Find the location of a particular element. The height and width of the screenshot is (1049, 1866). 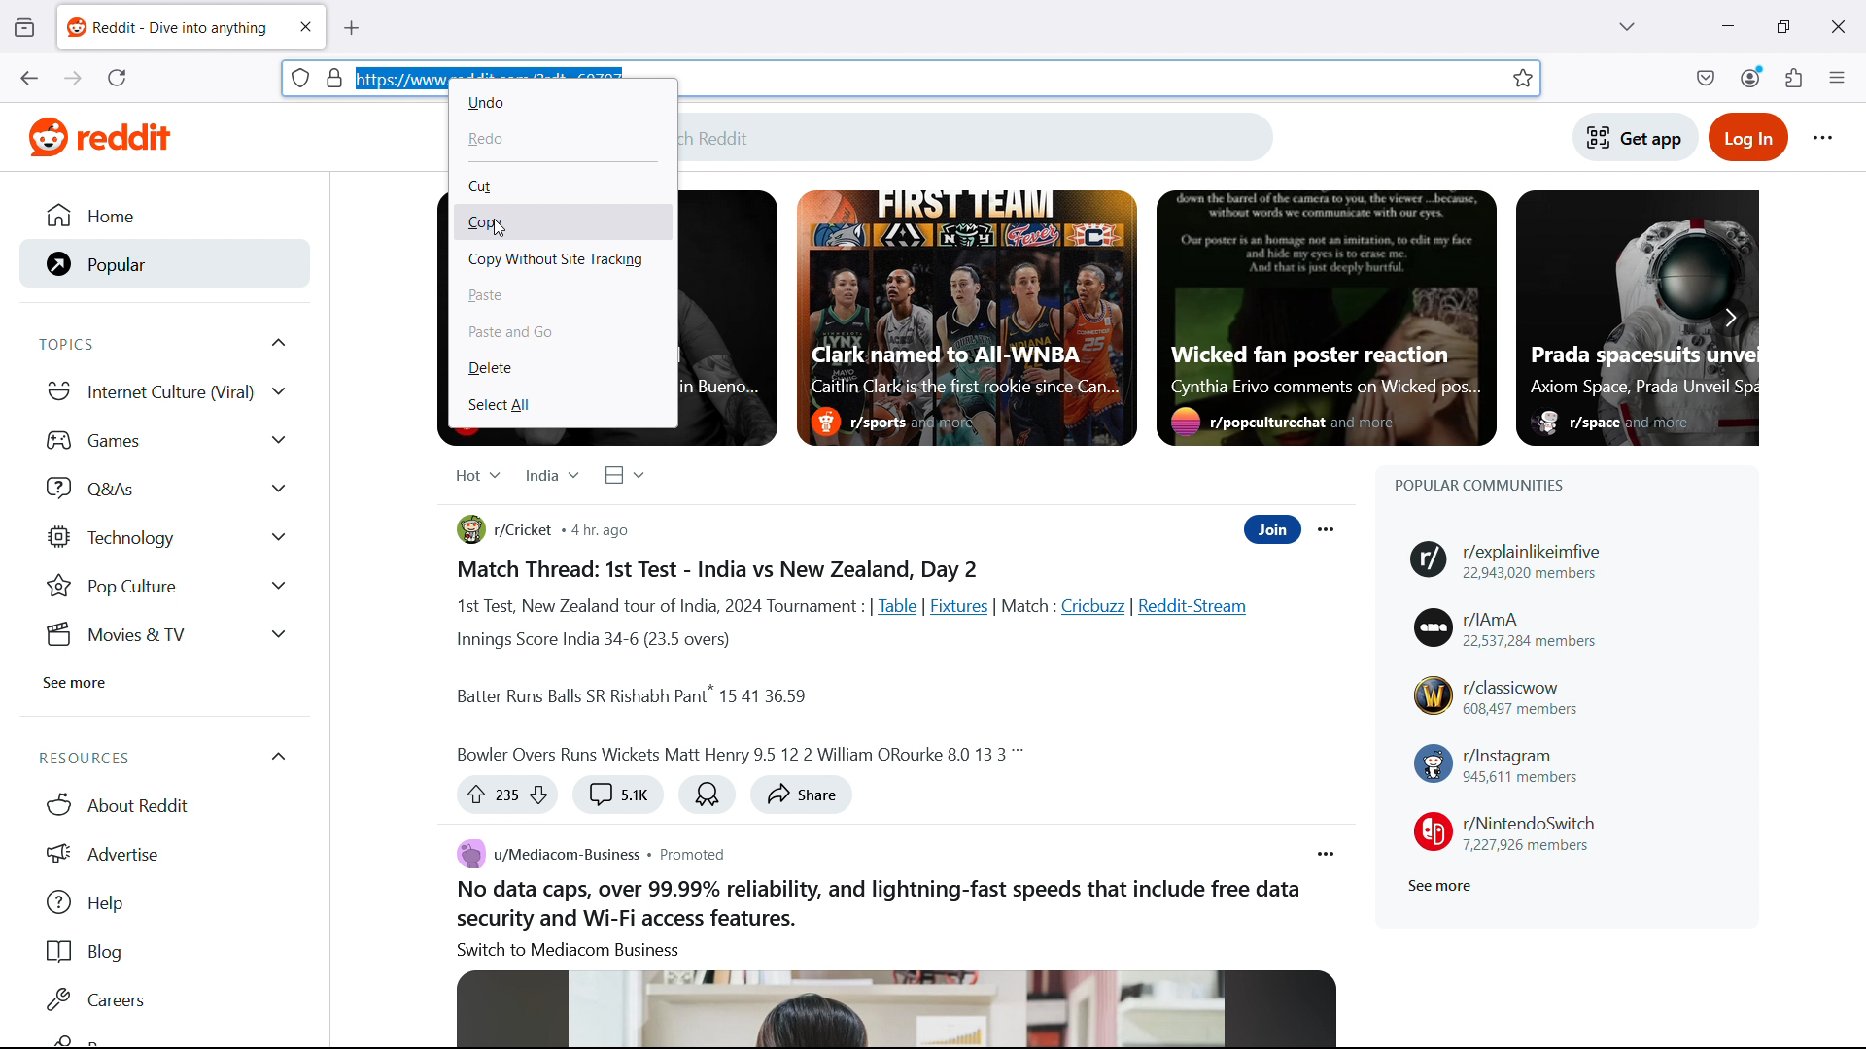

Pop Culture is located at coordinates (165, 588).